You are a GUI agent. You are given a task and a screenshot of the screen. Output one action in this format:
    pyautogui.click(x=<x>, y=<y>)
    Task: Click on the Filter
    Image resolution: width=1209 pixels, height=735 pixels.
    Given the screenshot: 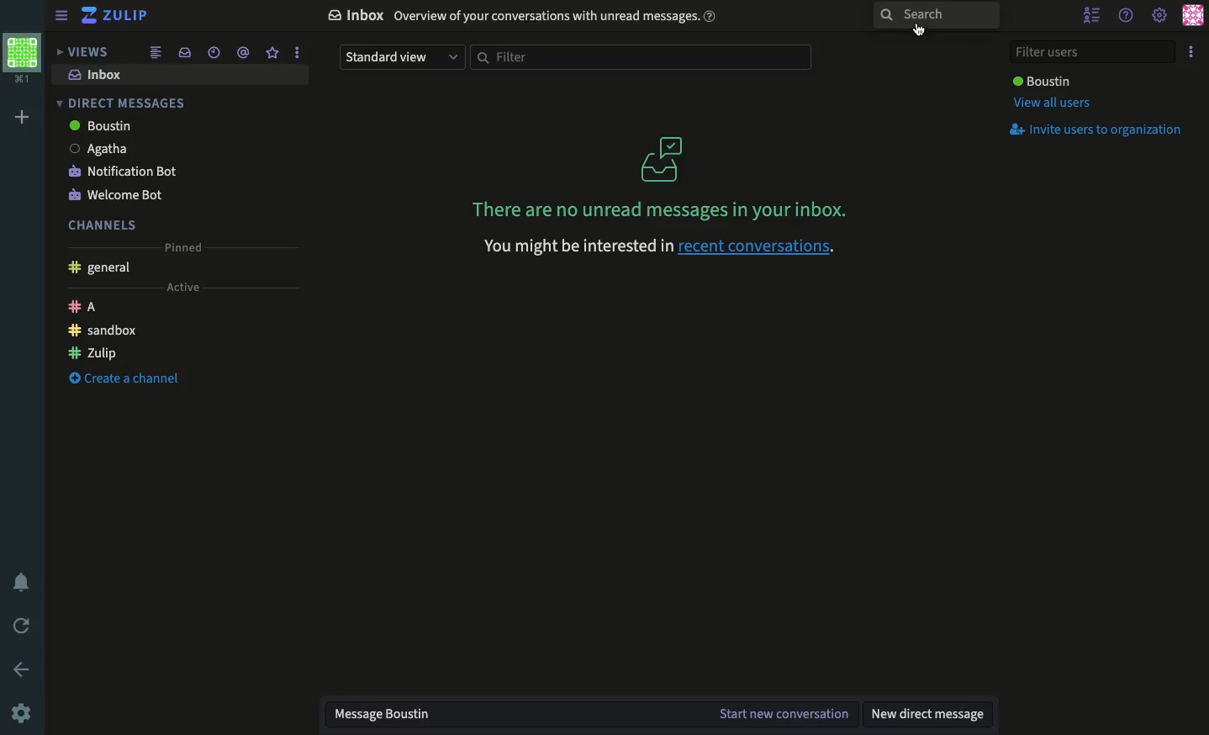 What is the action you would take?
    pyautogui.click(x=641, y=58)
    